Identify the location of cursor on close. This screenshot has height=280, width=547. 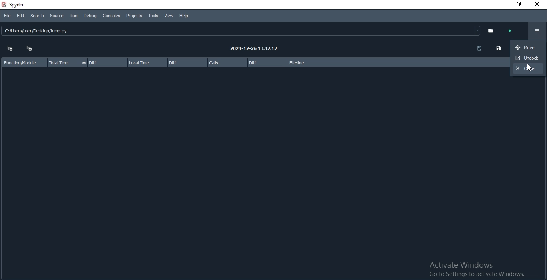
(530, 68).